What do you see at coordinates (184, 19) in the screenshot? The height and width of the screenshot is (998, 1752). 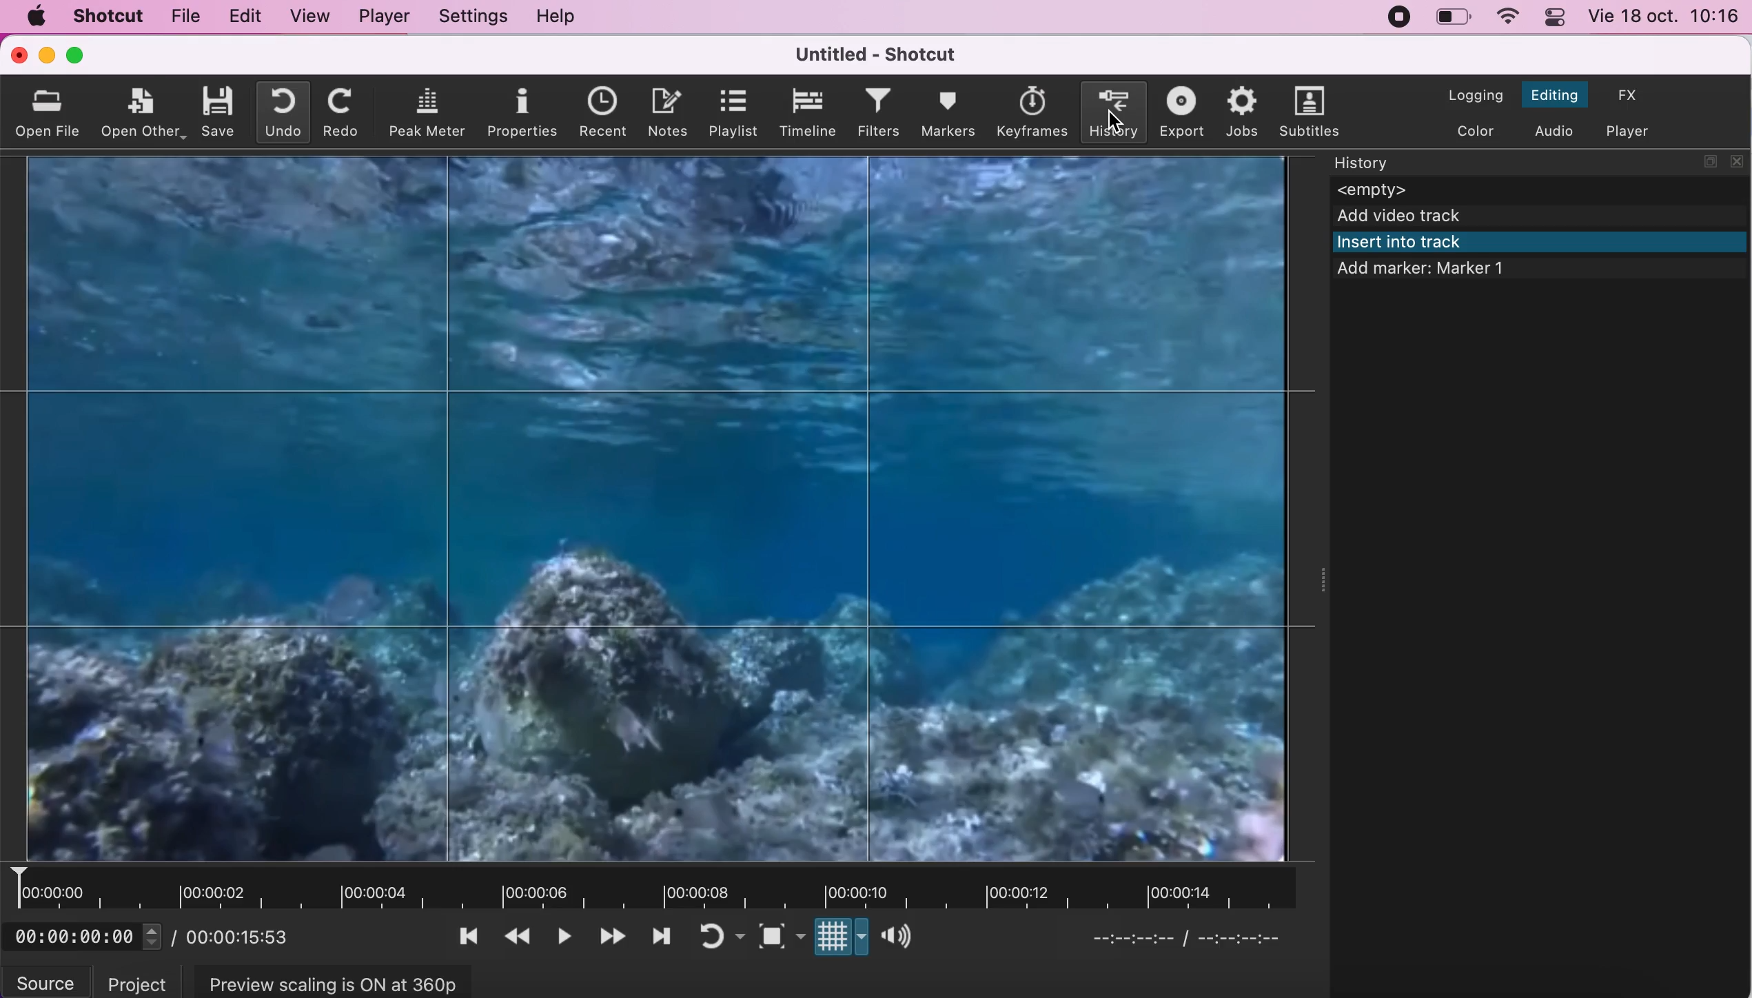 I see `file` at bounding box center [184, 19].